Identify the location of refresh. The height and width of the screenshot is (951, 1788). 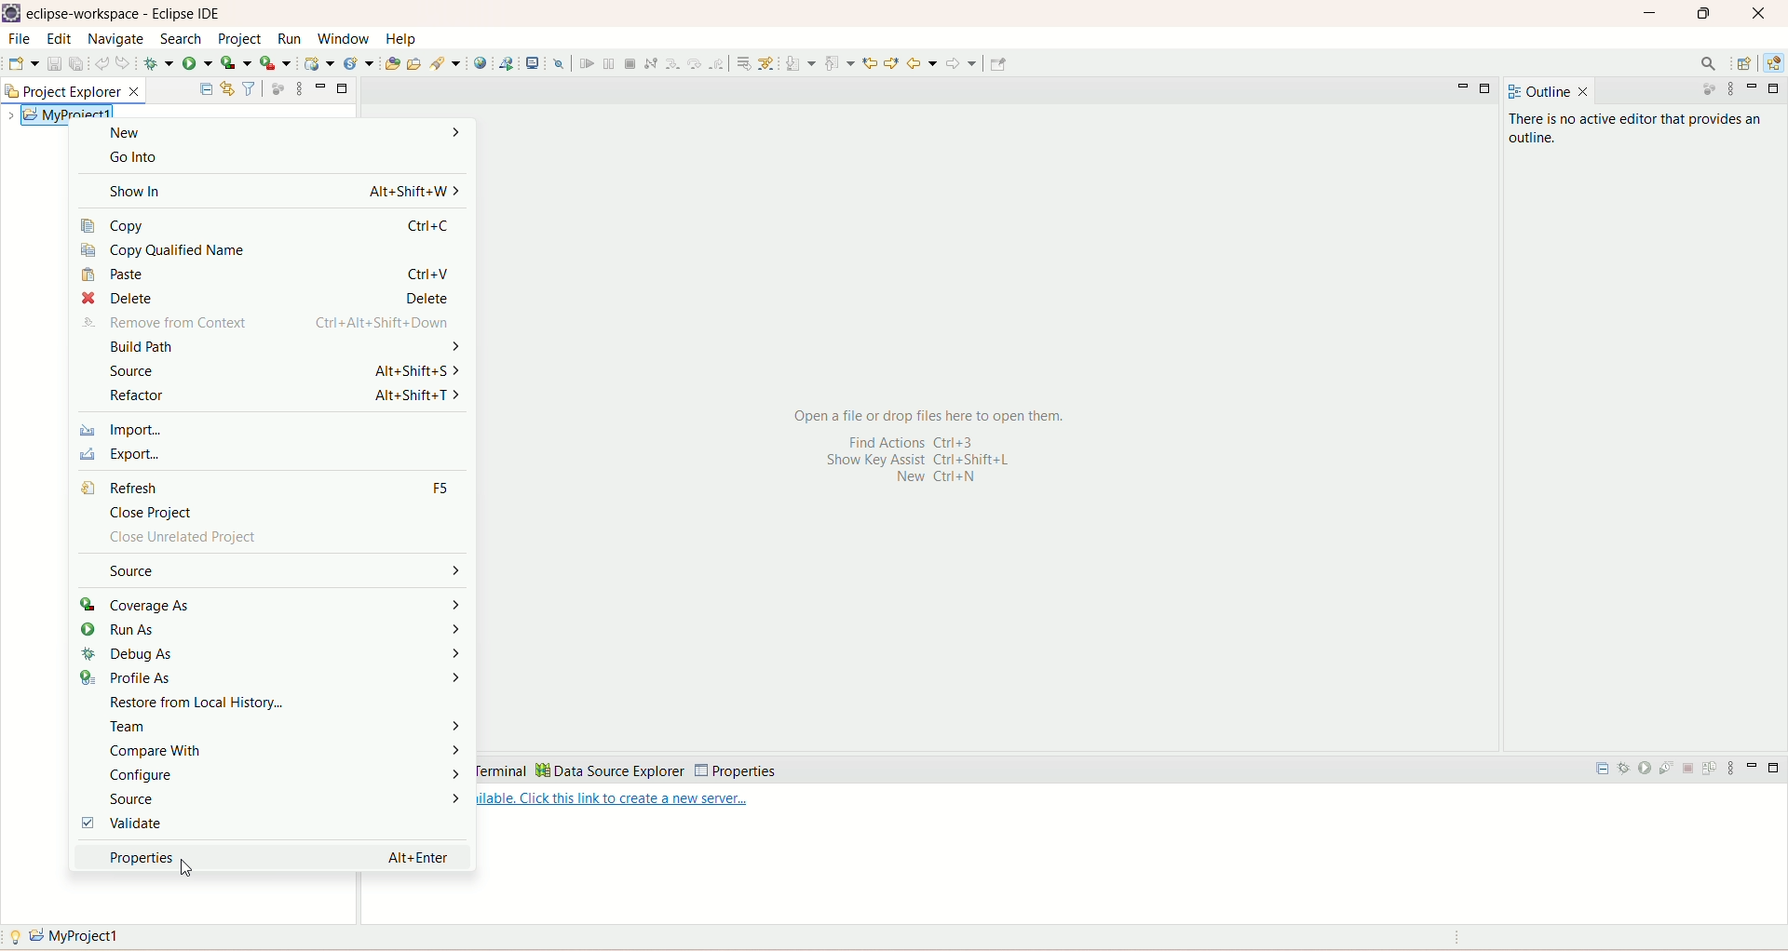
(271, 487).